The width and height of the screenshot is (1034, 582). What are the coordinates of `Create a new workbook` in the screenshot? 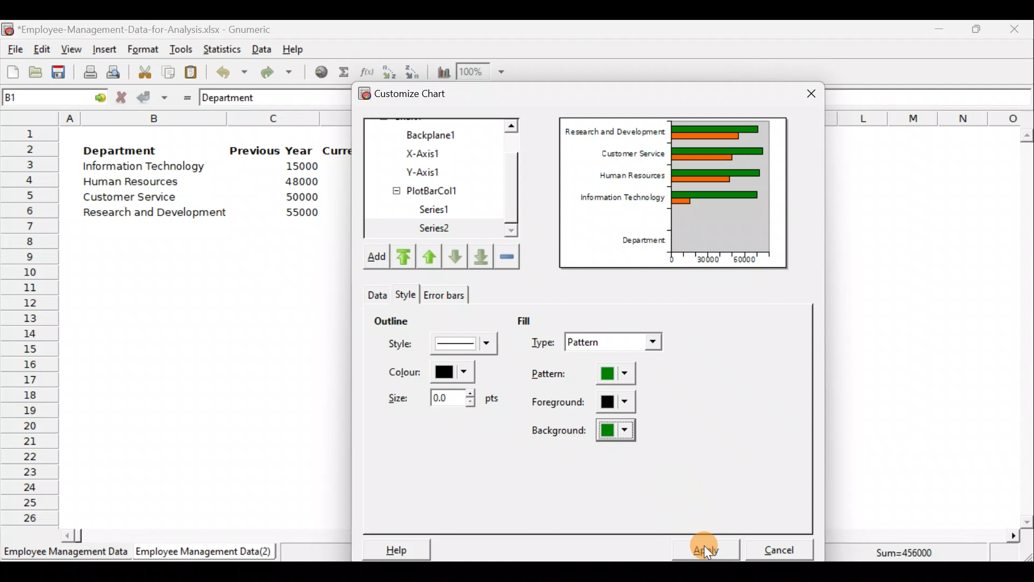 It's located at (13, 72).